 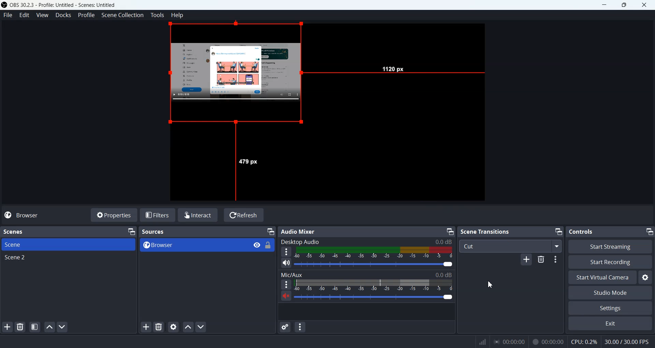 What do you see at coordinates (158, 215) in the screenshot?
I see `Filters` at bounding box center [158, 215].